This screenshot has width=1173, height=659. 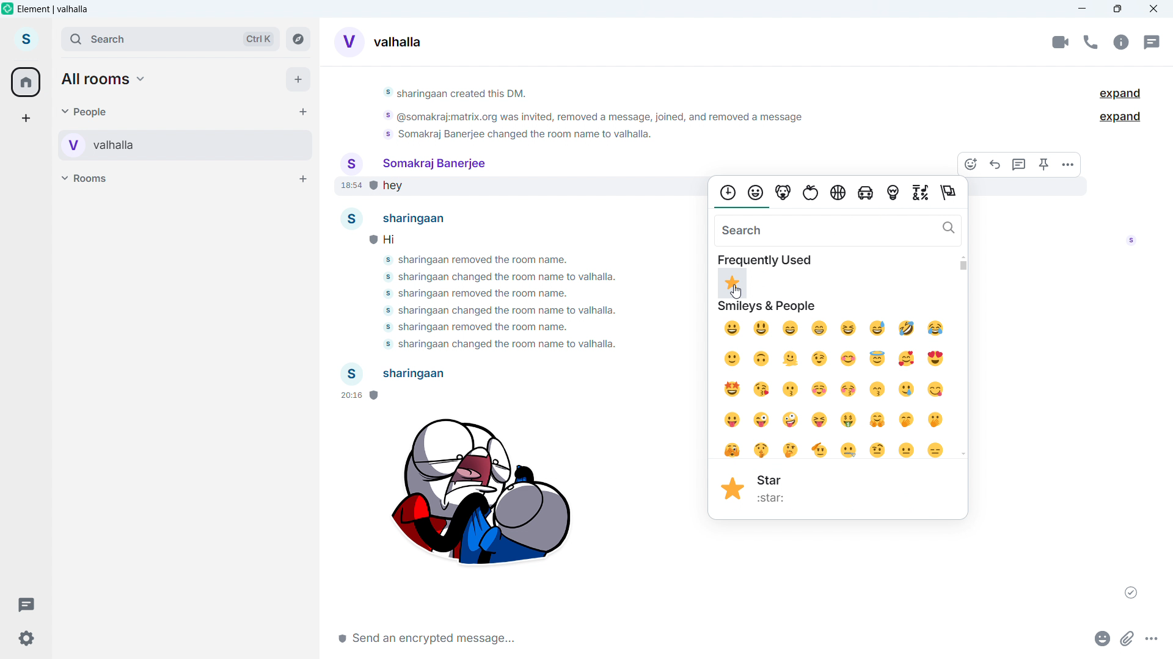 I want to click on Vertical scroll bar, so click(x=1167, y=446).